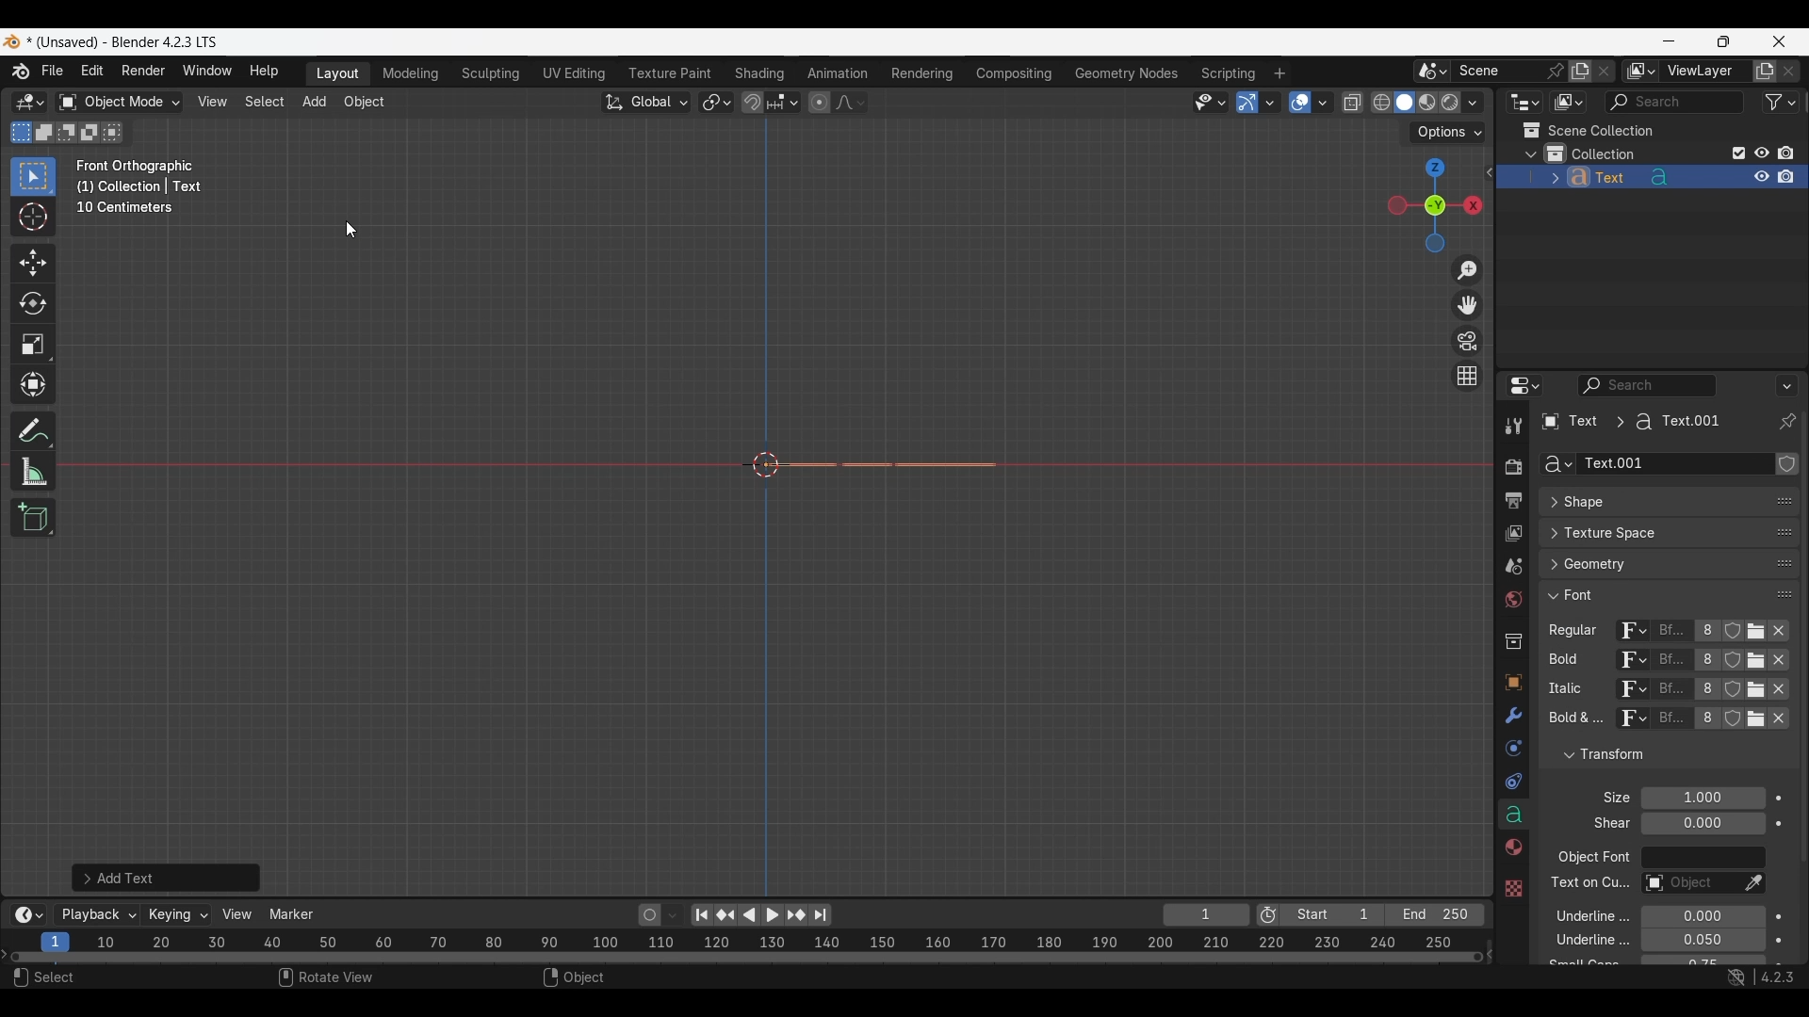 The height and width of the screenshot is (1017, 1809). What do you see at coordinates (1279, 73) in the screenshot?
I see `Add workspace` at bounding box center [1279, 73].